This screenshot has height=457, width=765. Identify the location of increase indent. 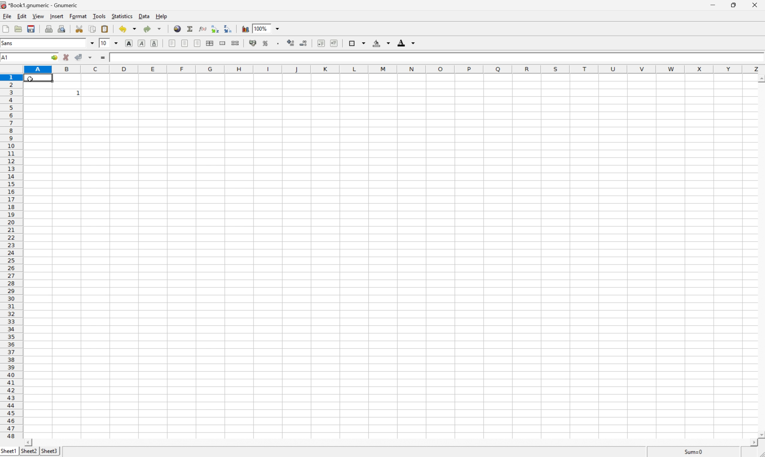
(334, 42).